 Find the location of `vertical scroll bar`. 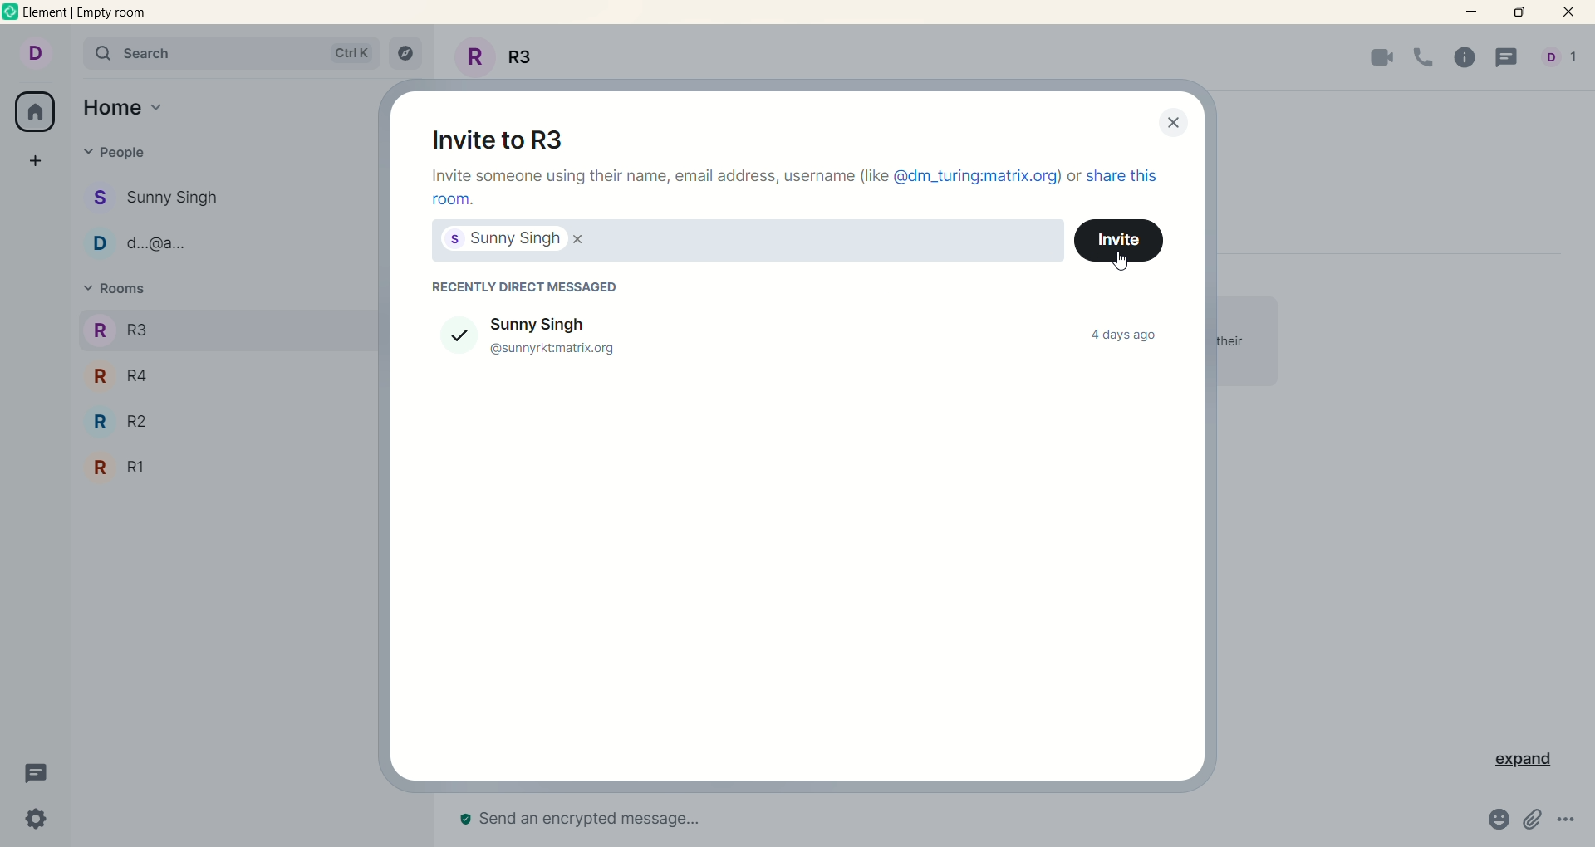

vertical scroll bar is located at coordinates (1585, 438).